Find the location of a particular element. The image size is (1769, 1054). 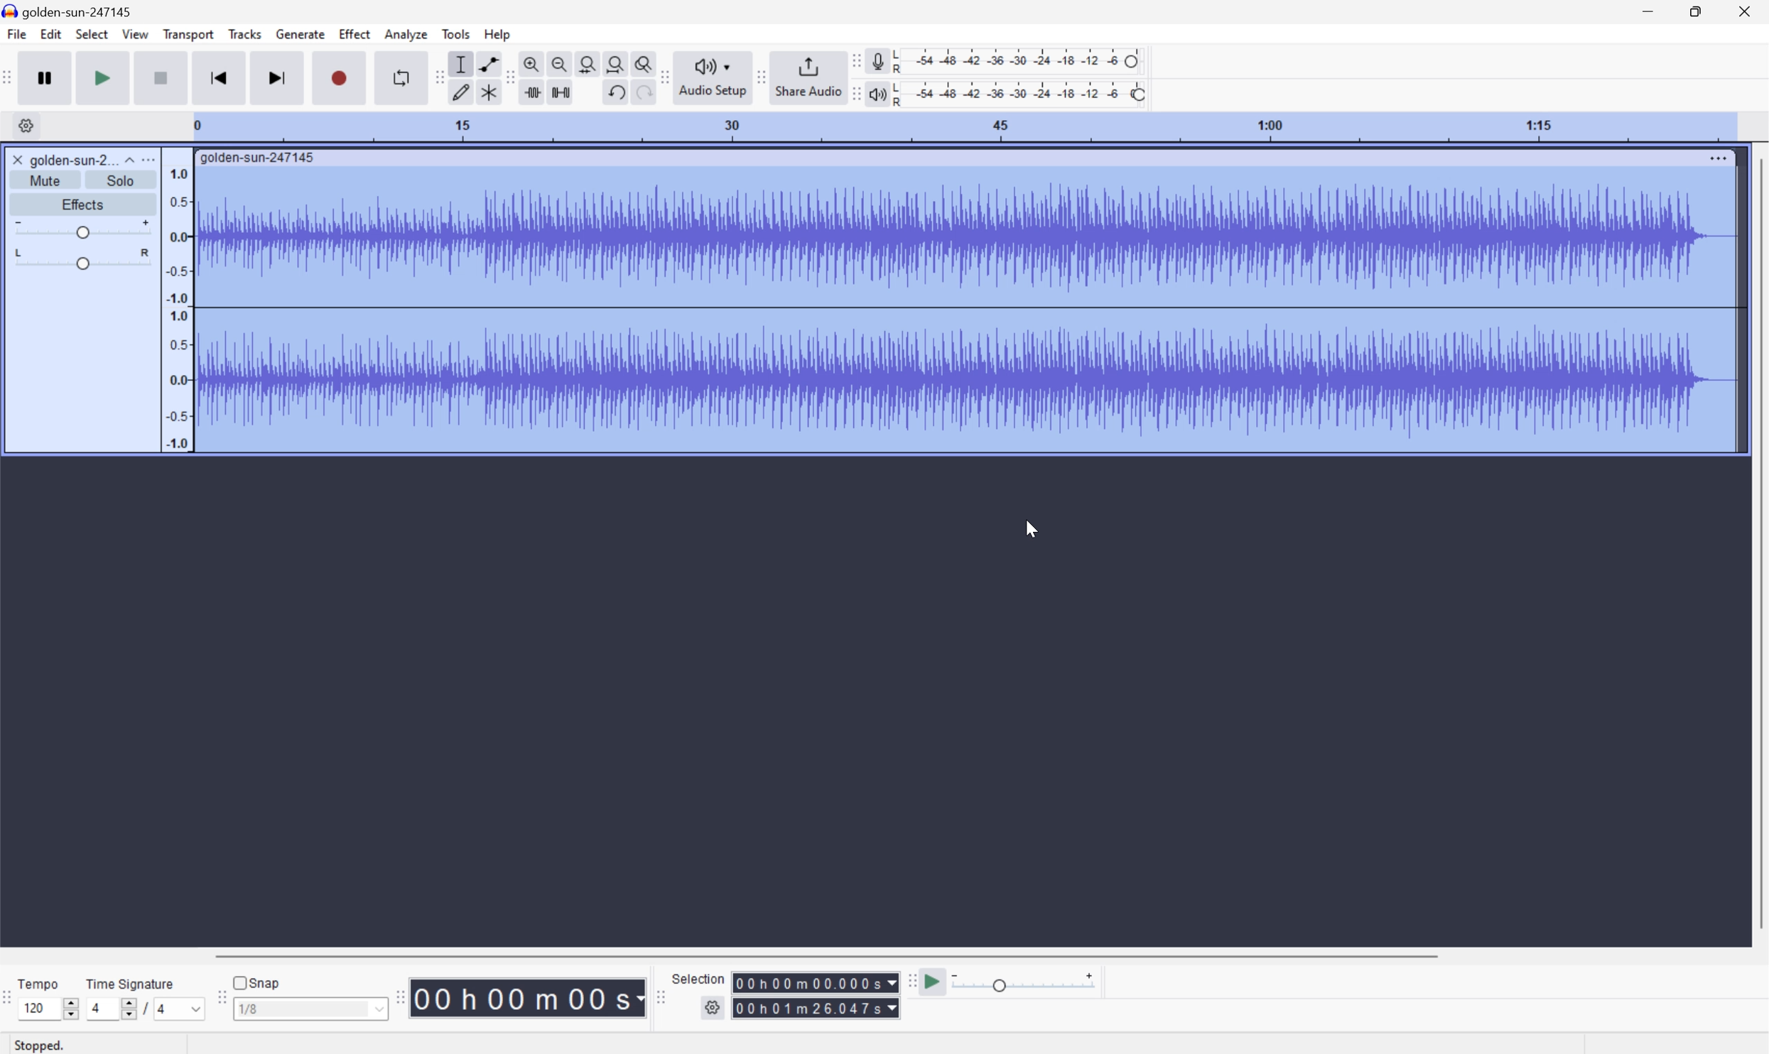

Envelop tool is located at coordinates (485, 63).